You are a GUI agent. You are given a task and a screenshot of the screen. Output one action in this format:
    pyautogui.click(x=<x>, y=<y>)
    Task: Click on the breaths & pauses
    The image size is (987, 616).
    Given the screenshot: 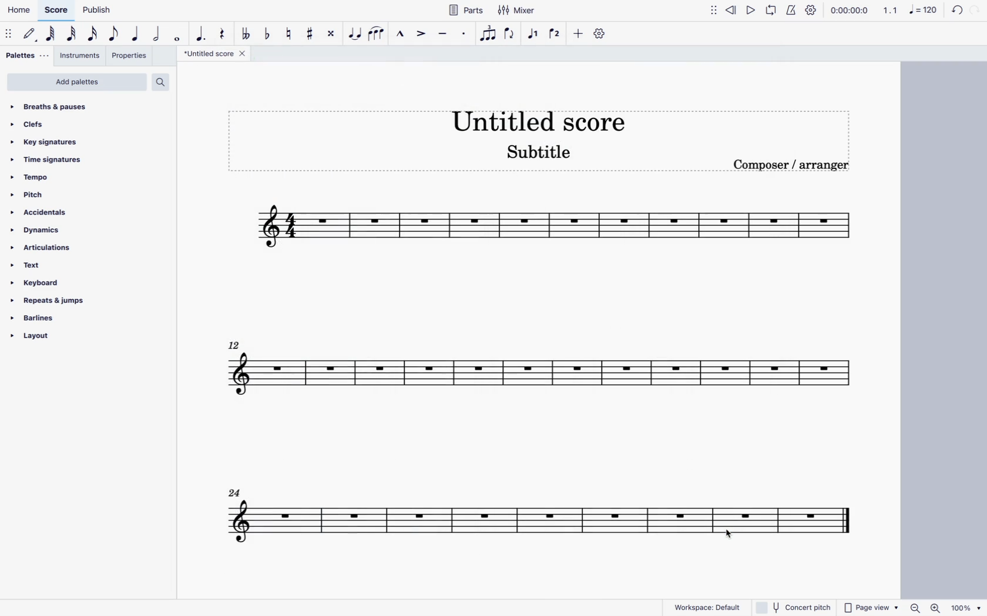 What is the action you would take?
    pyautogui.click(x=55, y=105)
    